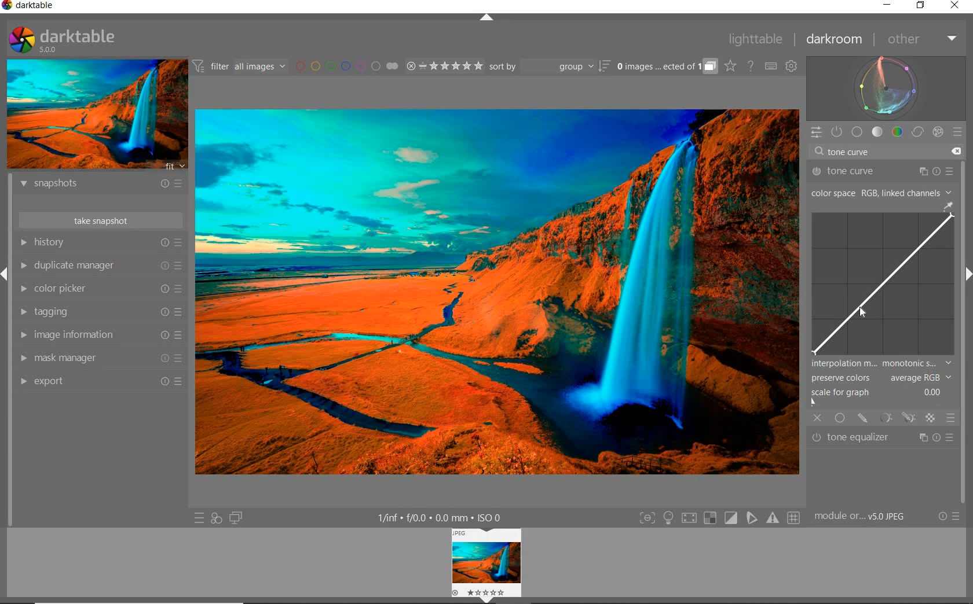 The image size is (973, 604). Describe the element at coordinates (444, 65) in the screenshot. I see `RANGE RATING OF SELECTED IMAGES` at that location.